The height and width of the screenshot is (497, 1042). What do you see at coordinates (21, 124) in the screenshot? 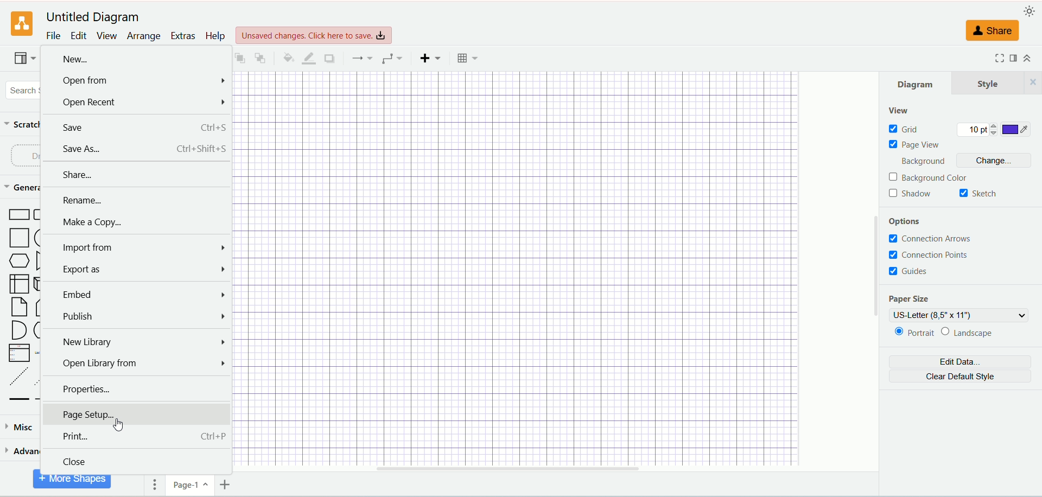
I see `scratch pad` at bounding box center [21, 124].